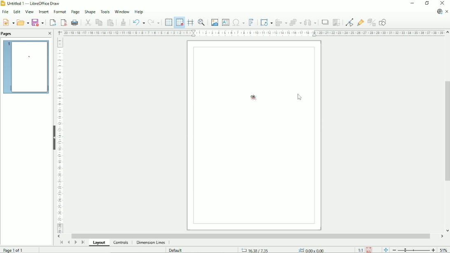 This screenshot has height=253, width=450. Describe the element at coordinates (60, 237) in the screenshot. I see `Horizontal scroll button` at that location.